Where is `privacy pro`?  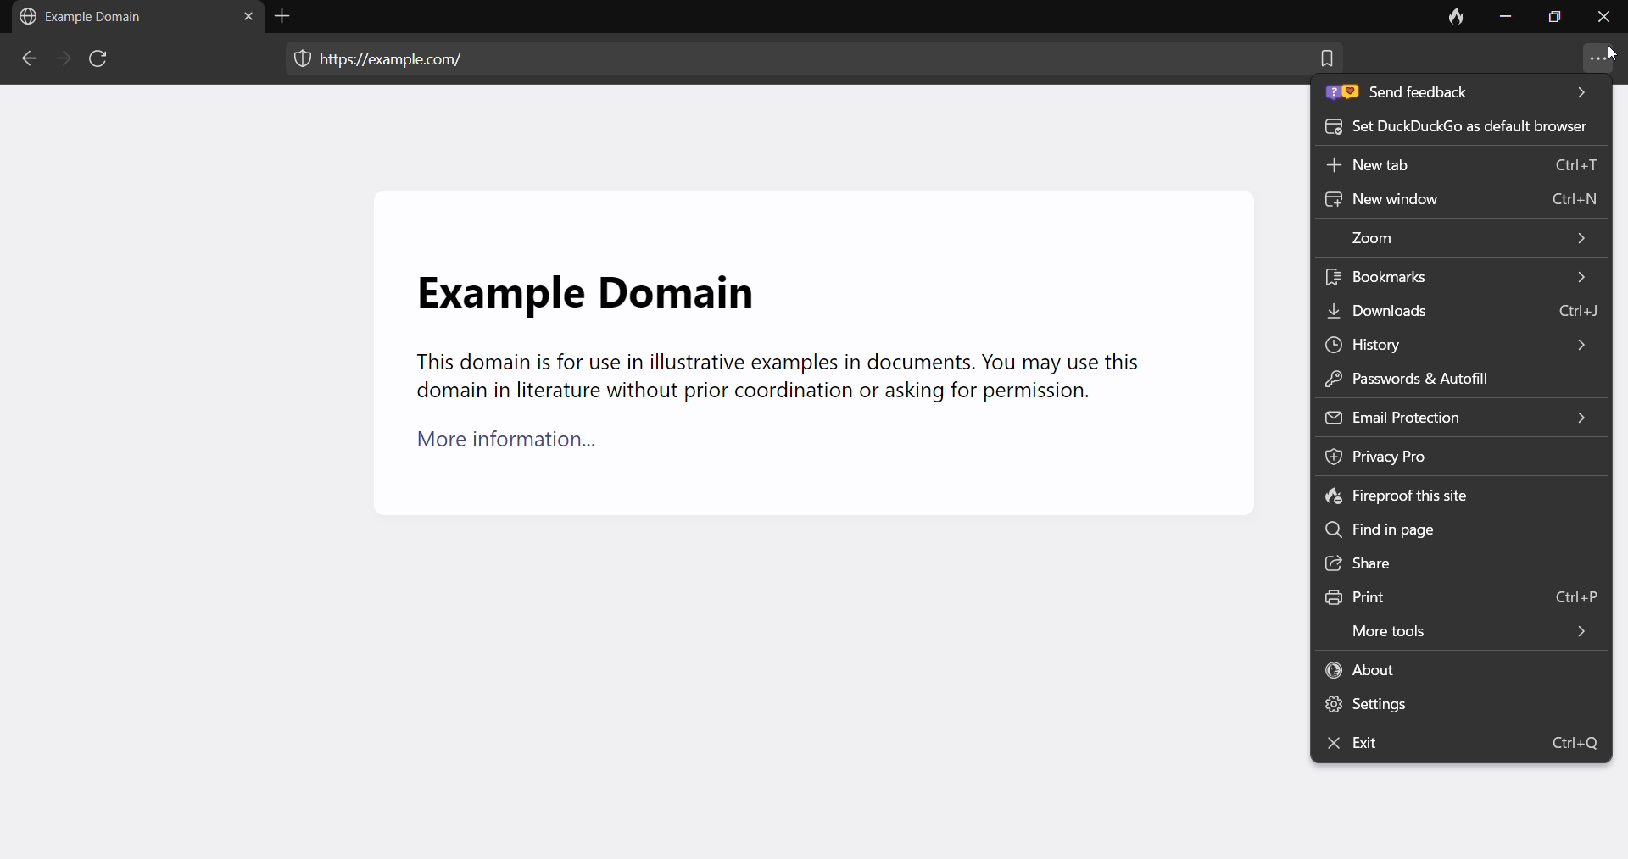 privacy pro is located at coordinates (1420, 456).